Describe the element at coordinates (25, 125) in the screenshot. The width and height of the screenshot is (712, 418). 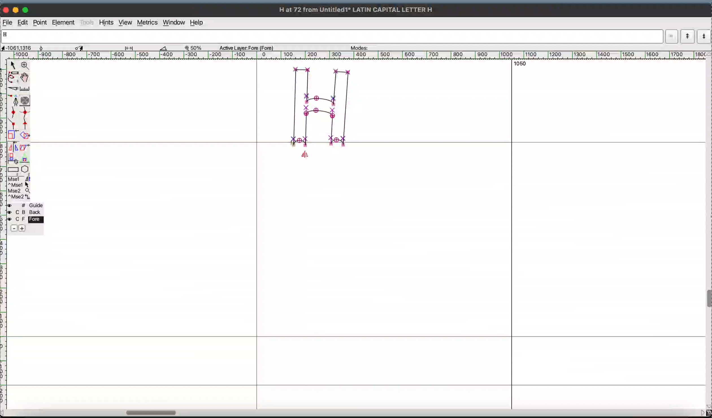
I see `tangent` at that location.